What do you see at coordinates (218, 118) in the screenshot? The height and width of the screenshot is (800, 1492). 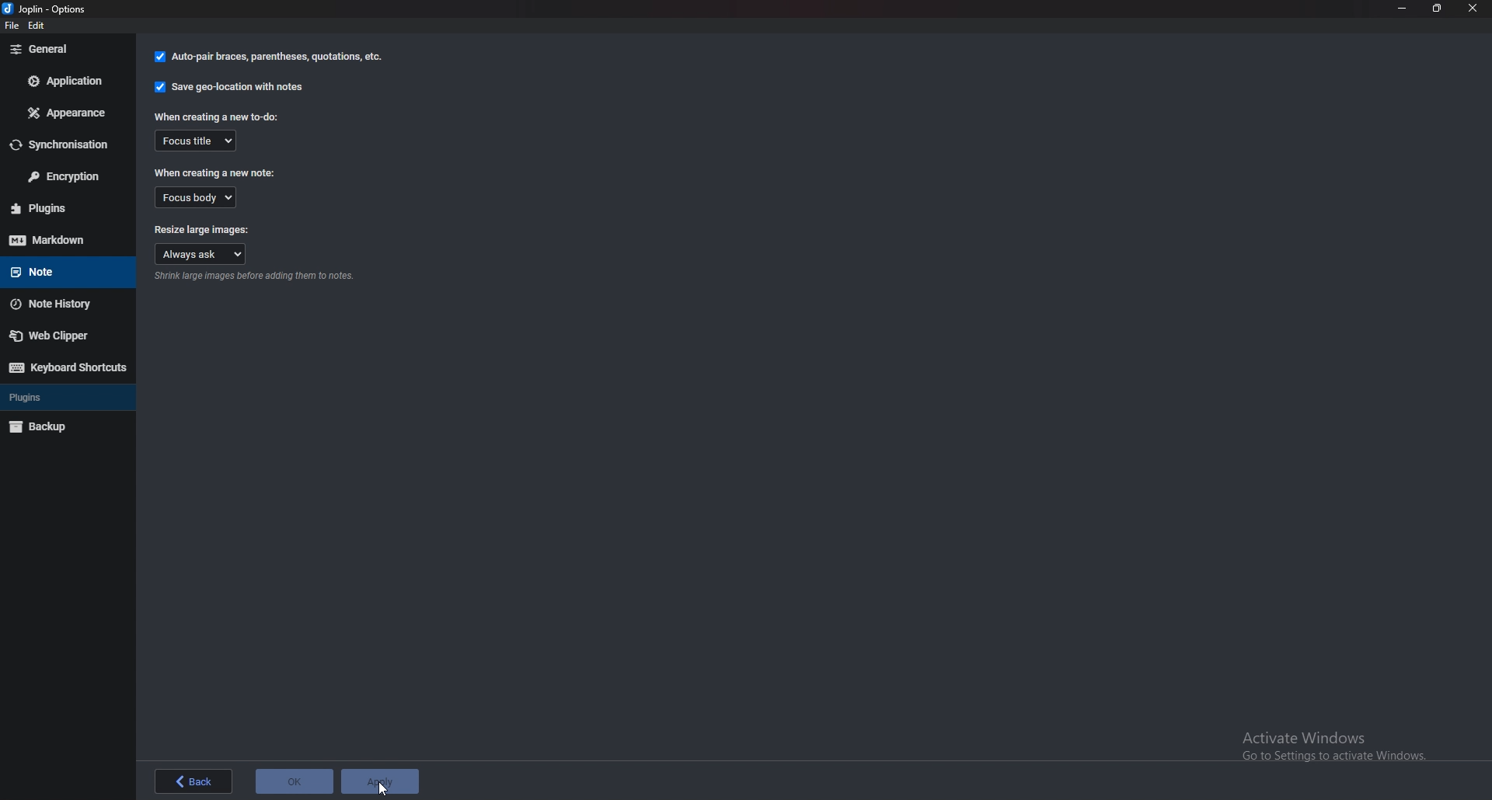 I see `When creating a new to do` at bounding box center [218, 118].